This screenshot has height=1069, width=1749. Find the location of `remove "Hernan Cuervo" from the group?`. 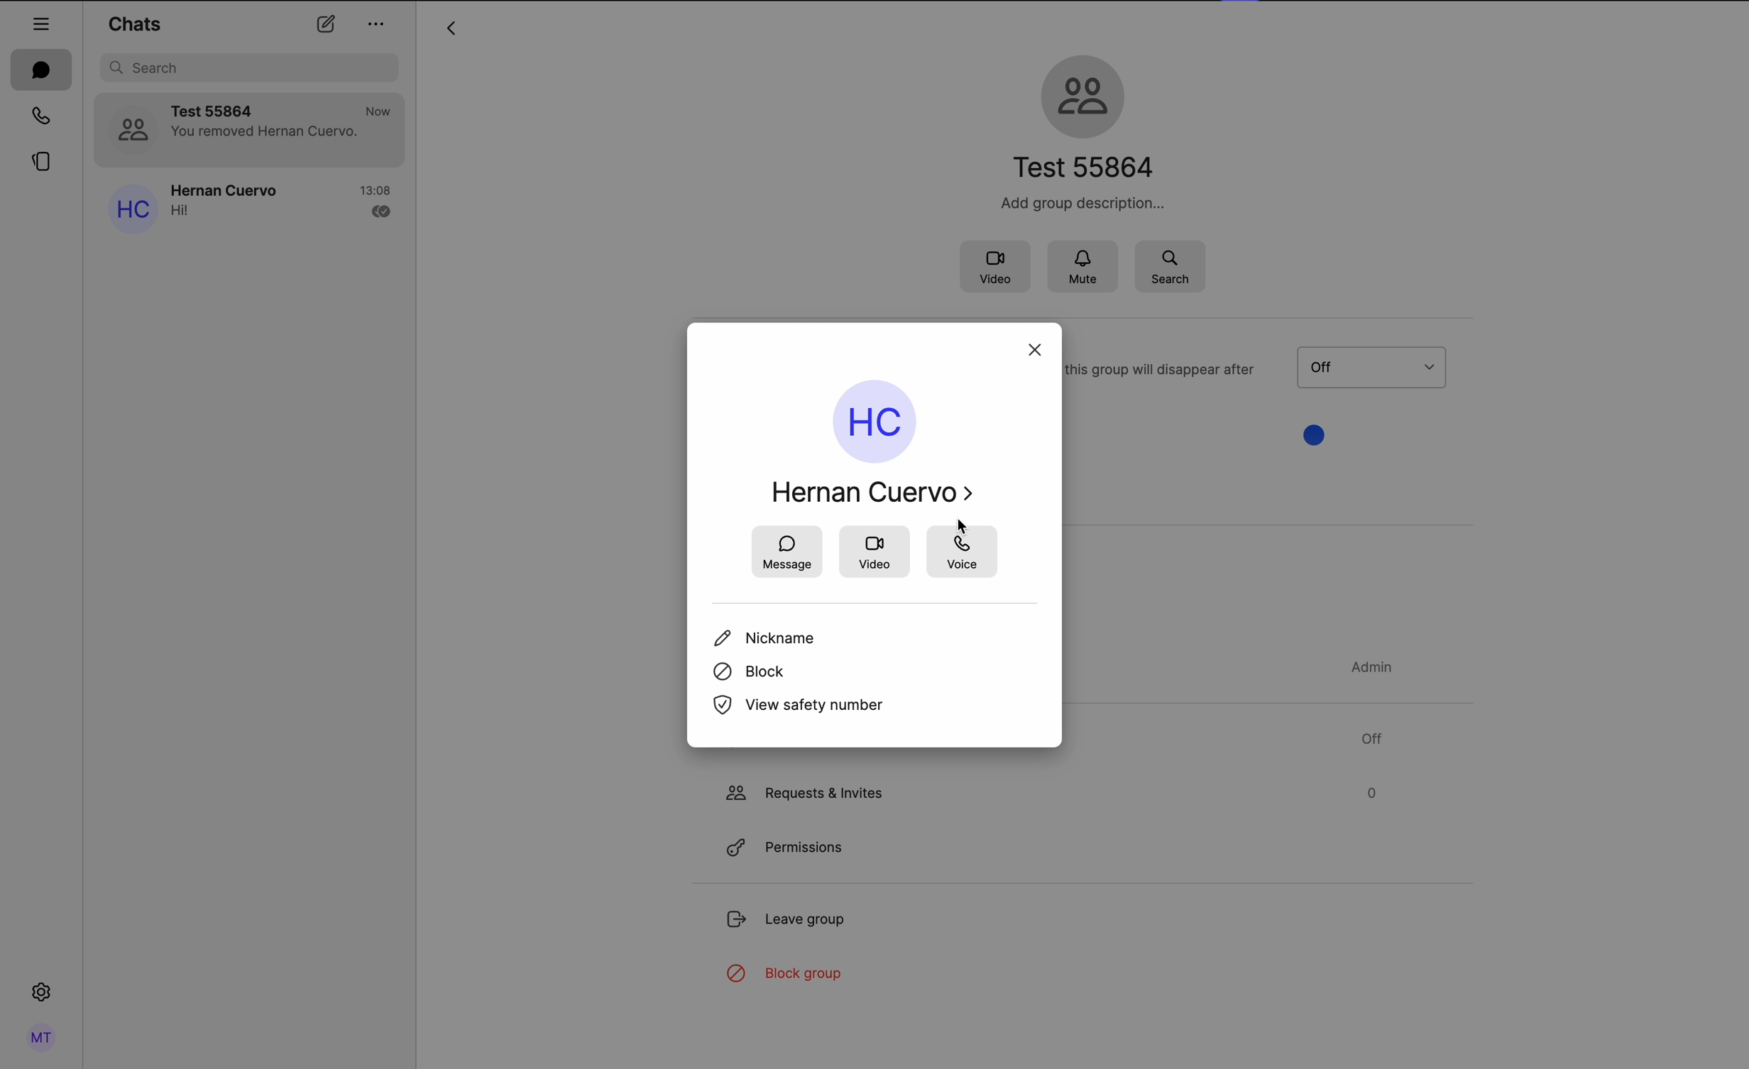

remove "Hernan Cuervo" from the group? is located at coordinates (851, 495).